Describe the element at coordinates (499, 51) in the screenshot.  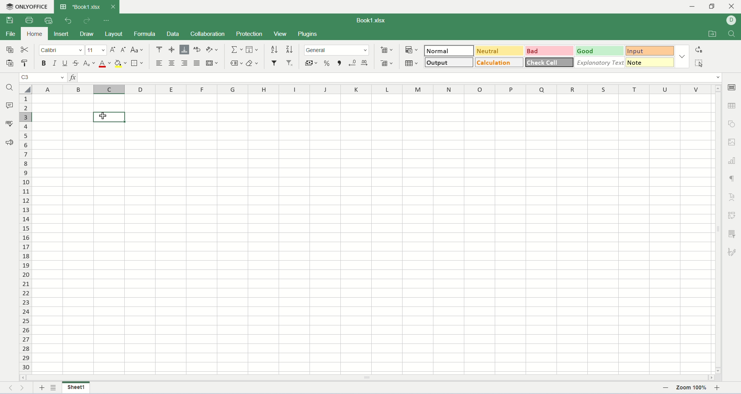
I see `neutral` at that location.